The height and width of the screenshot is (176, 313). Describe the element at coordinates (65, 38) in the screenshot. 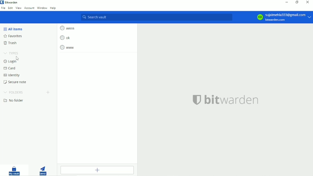

I see `ok` at that location.